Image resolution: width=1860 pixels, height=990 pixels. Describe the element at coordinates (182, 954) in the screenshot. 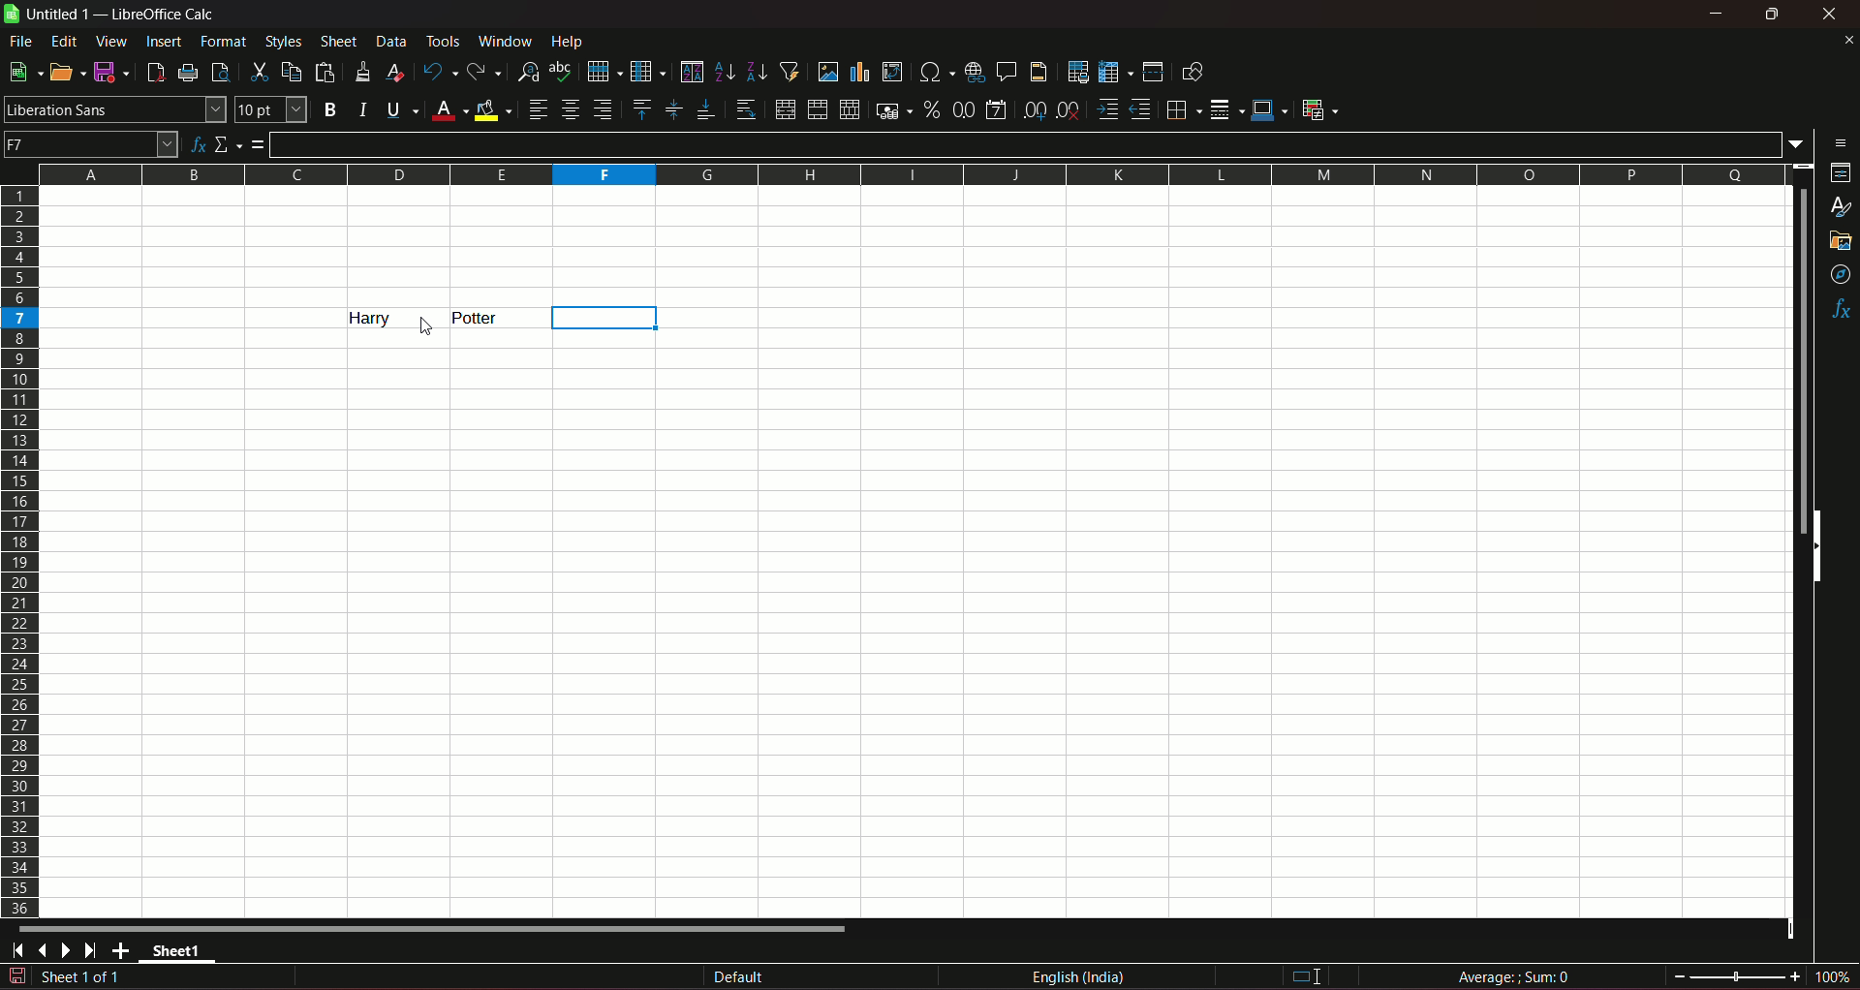

I see `sheet name` at that location.